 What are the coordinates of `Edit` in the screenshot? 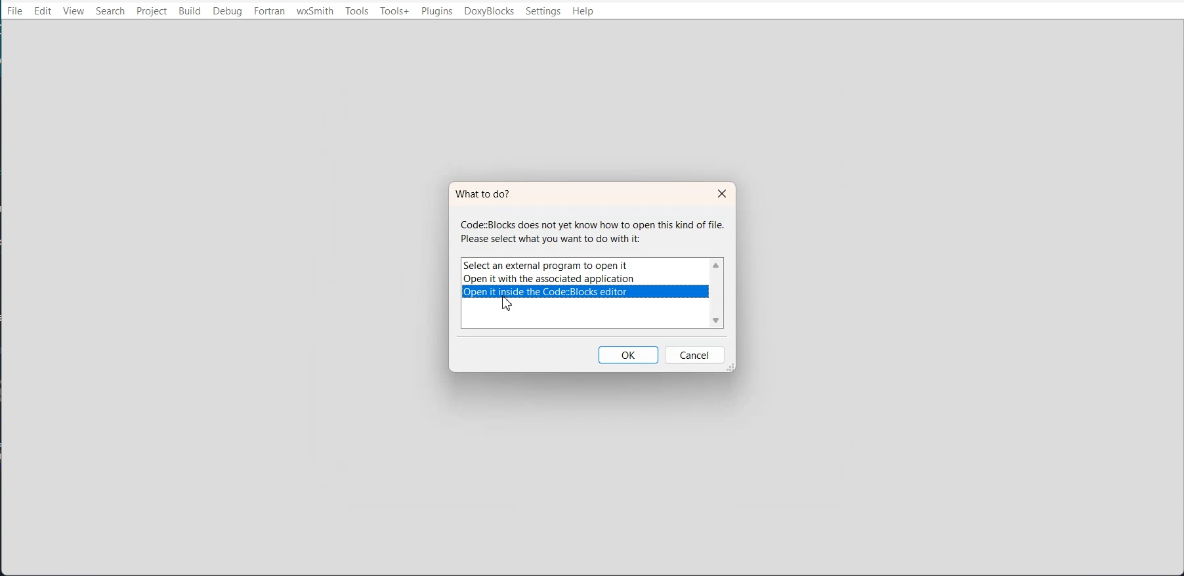 It's located at (43, 11).